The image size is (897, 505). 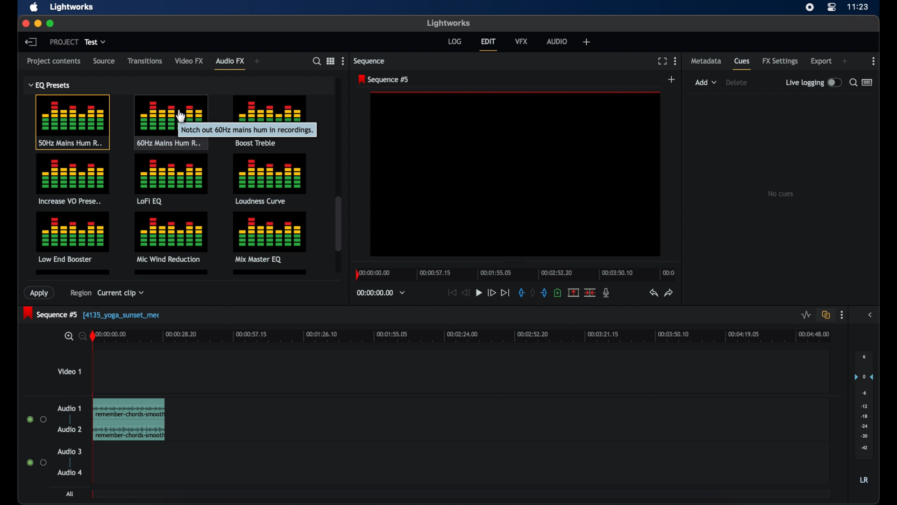 I want to click on out mark, so click(x=544, y=293).